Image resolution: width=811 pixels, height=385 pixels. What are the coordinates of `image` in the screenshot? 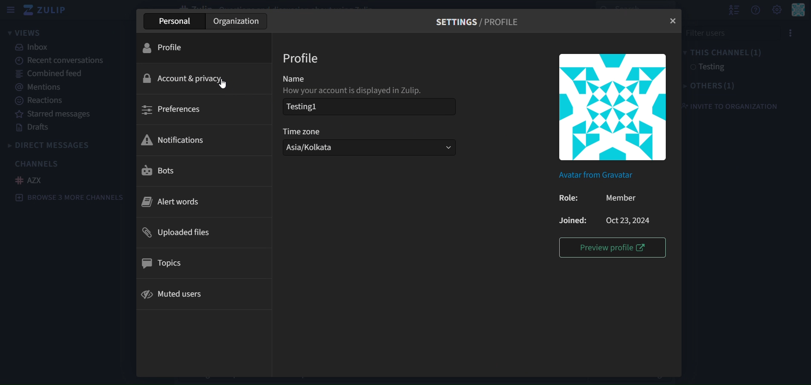 It's located at (613, 106).